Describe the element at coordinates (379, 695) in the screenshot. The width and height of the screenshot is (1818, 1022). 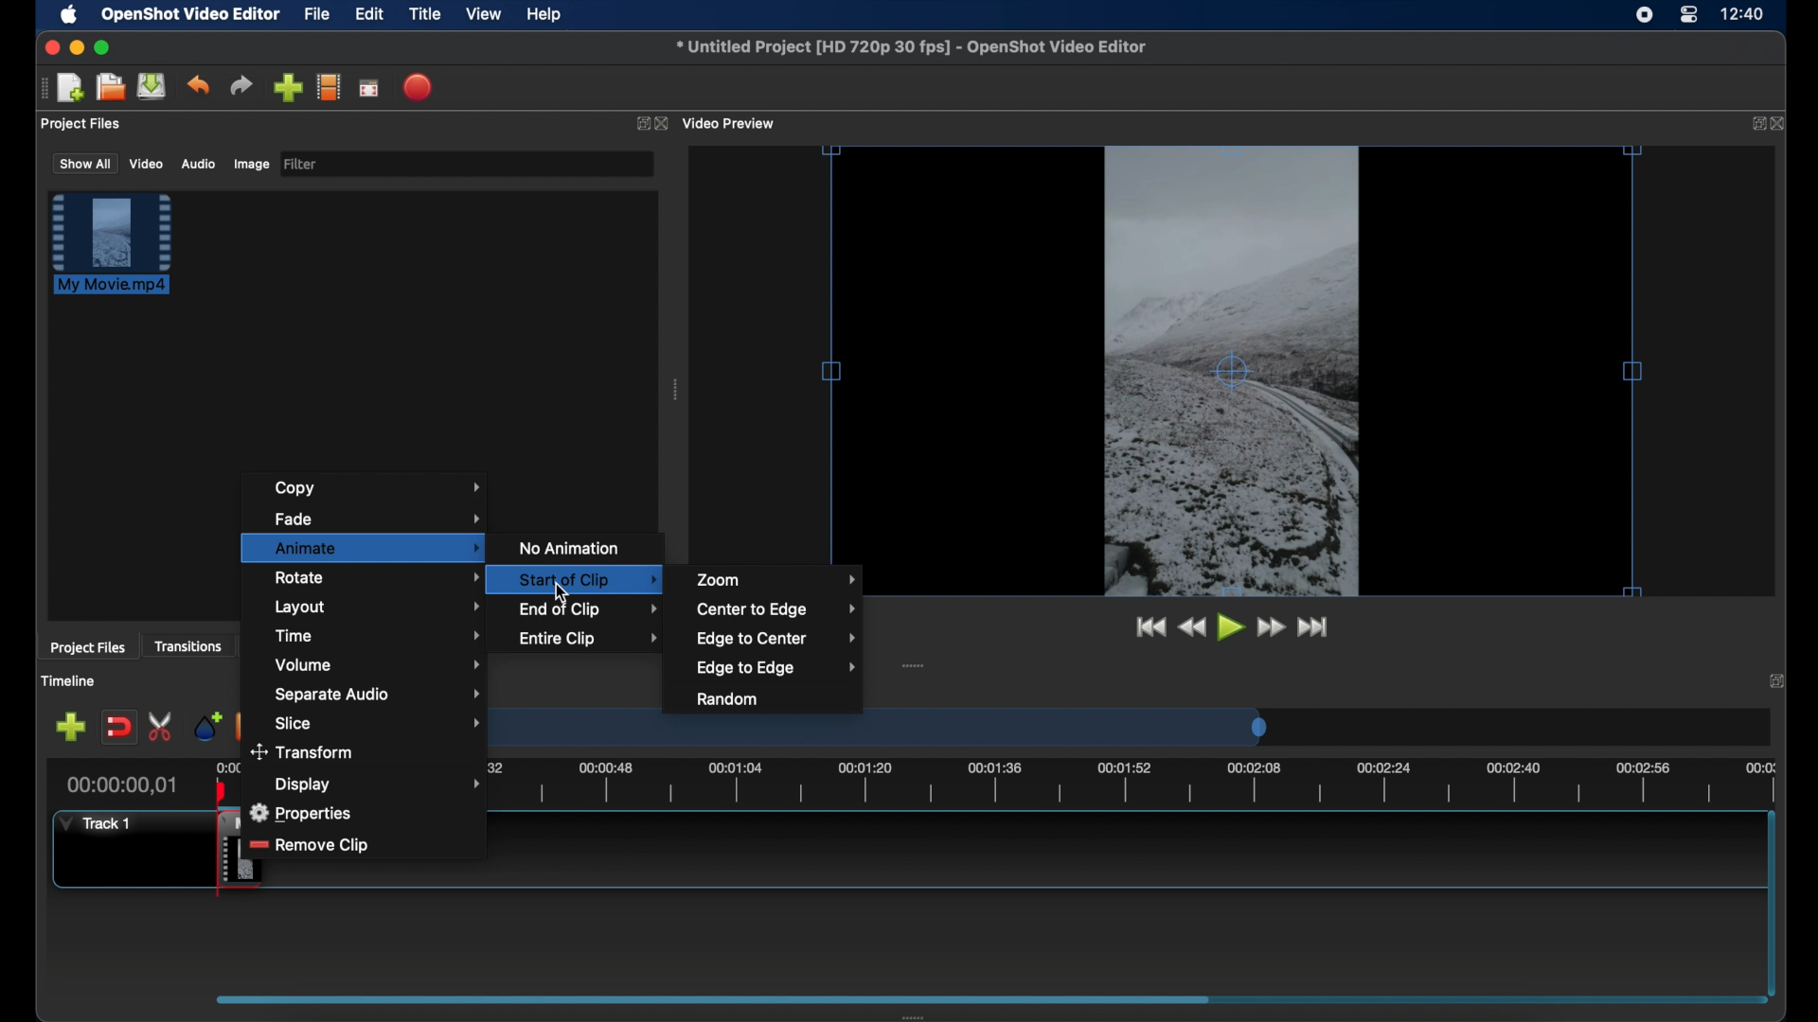
I see `separate audio menu` at that location.